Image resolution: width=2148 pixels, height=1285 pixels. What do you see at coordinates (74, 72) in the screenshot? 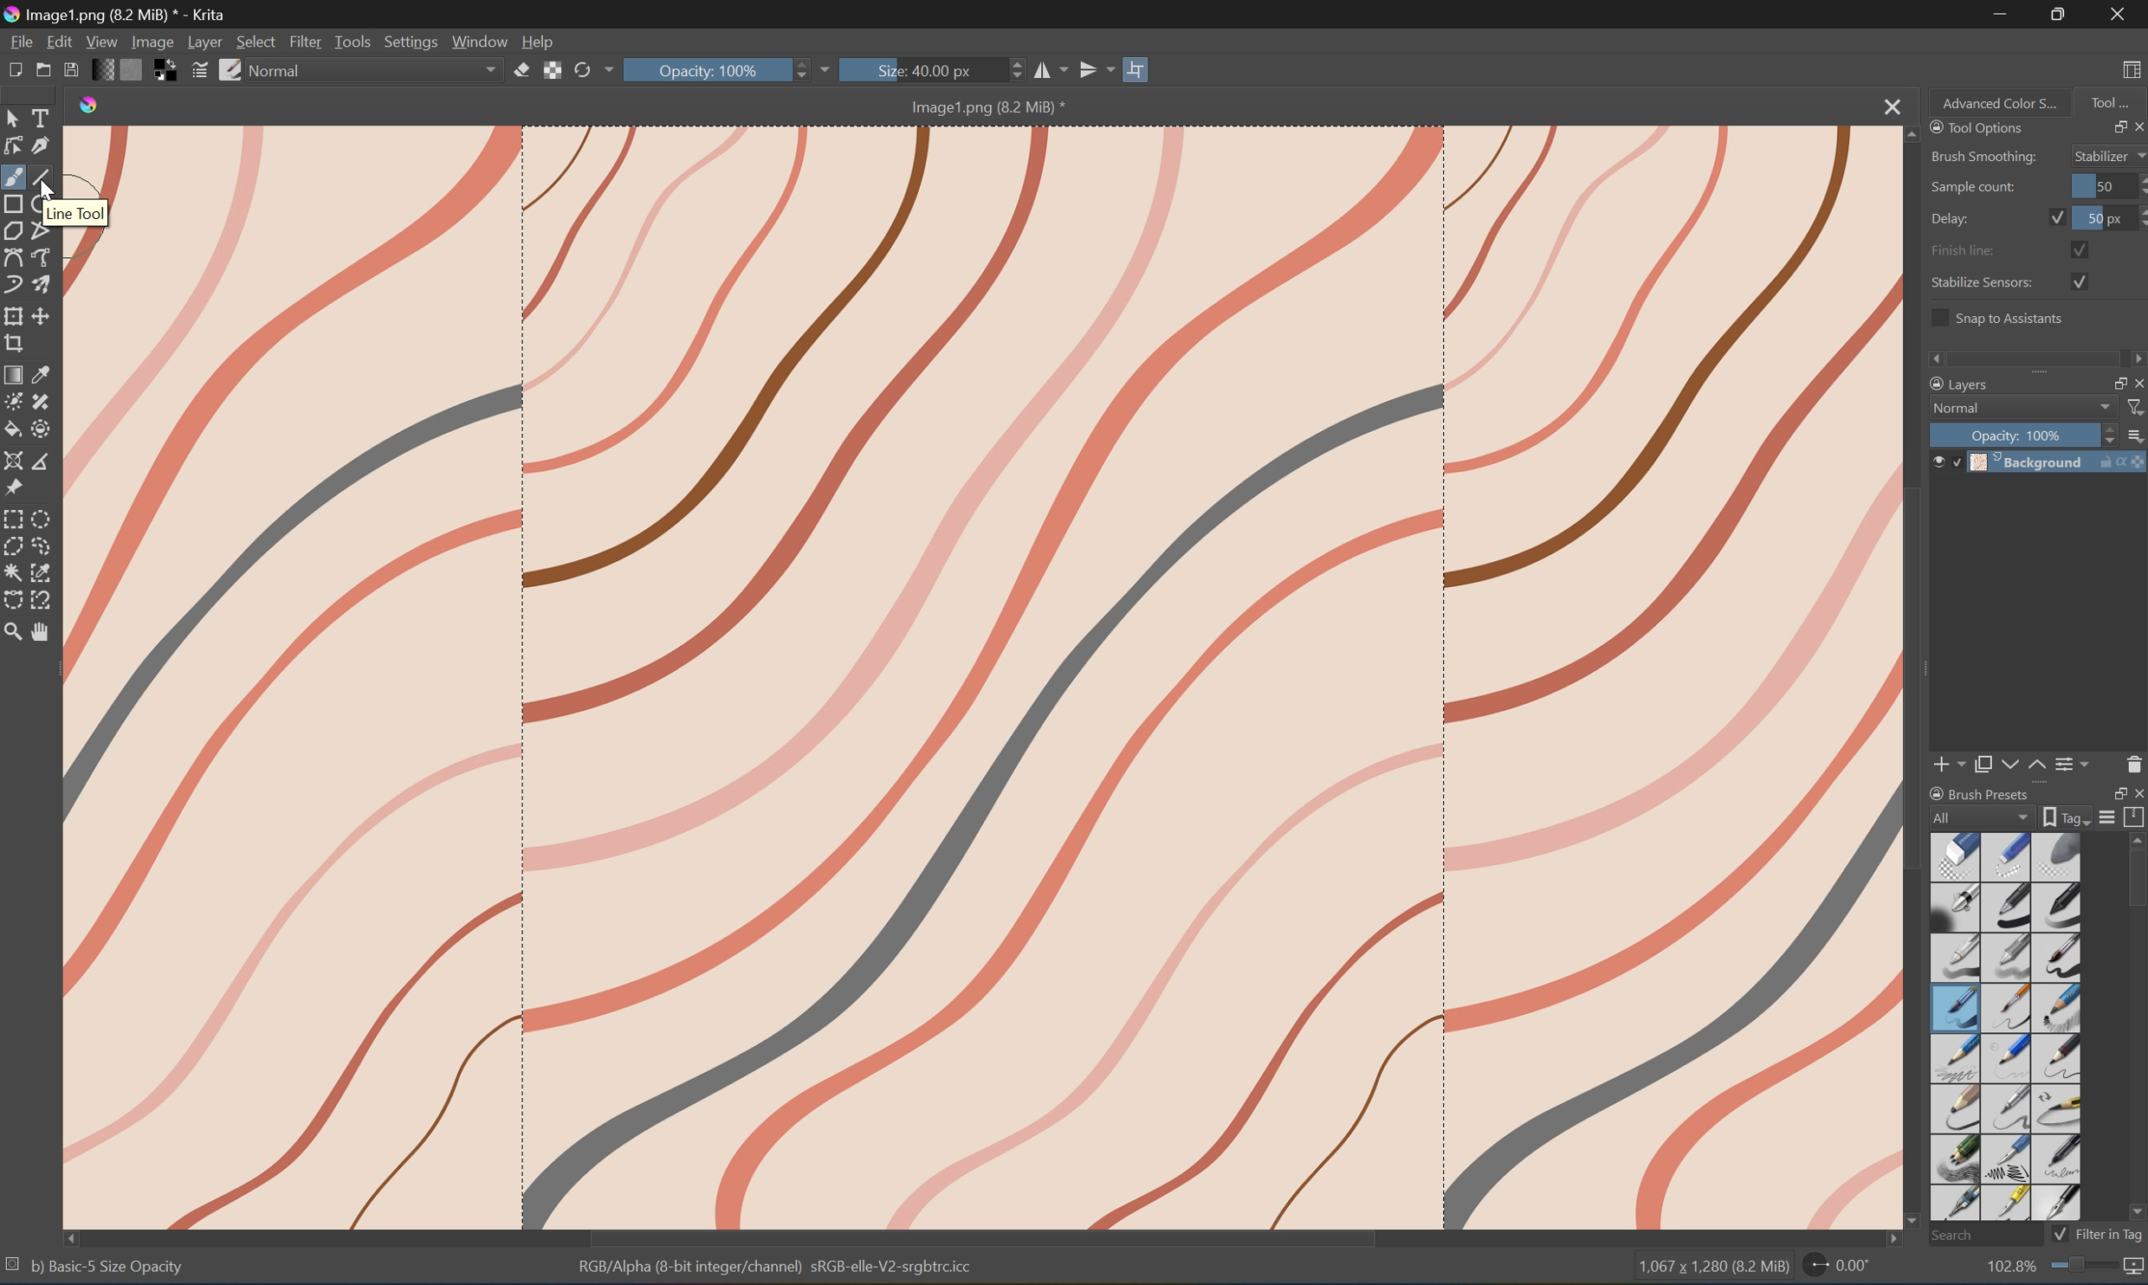
I see `Save` at bounding box center [74, 72].